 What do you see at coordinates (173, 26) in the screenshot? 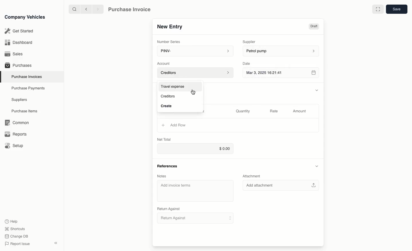
I see `New Entry` at bounding box center [173, 26].